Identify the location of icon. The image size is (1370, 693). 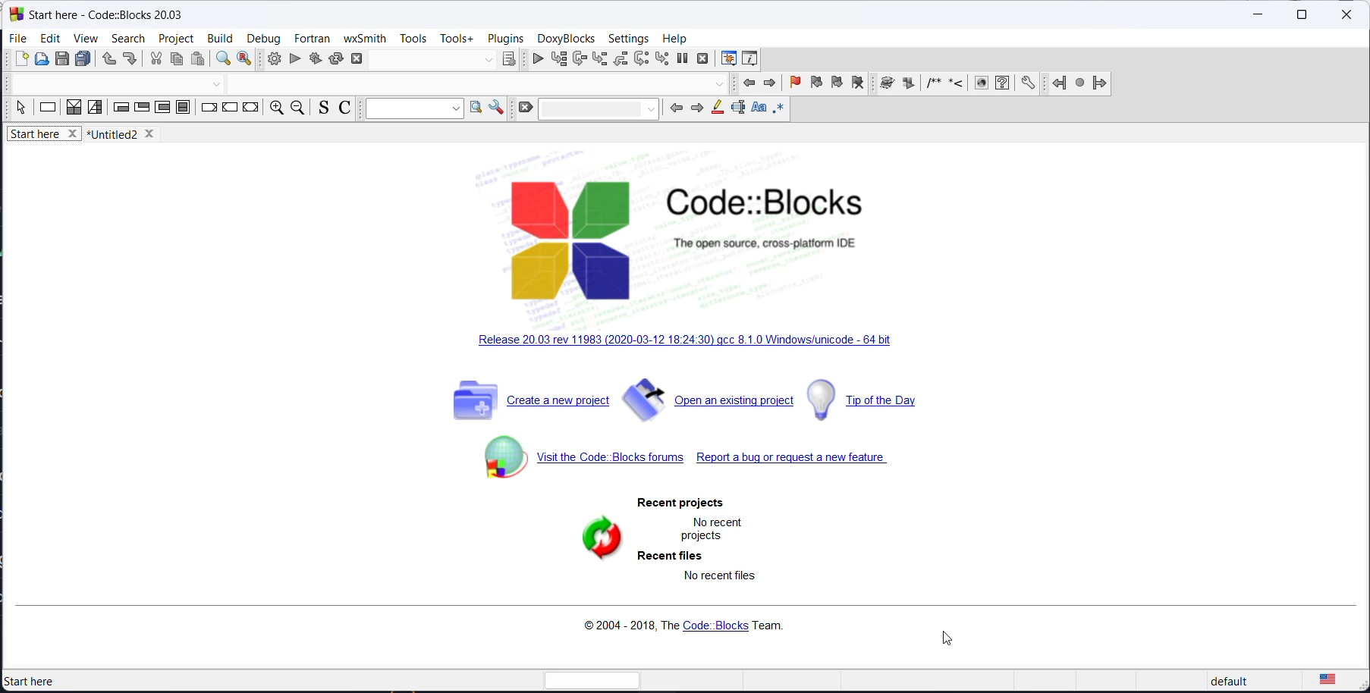
(932, 85).